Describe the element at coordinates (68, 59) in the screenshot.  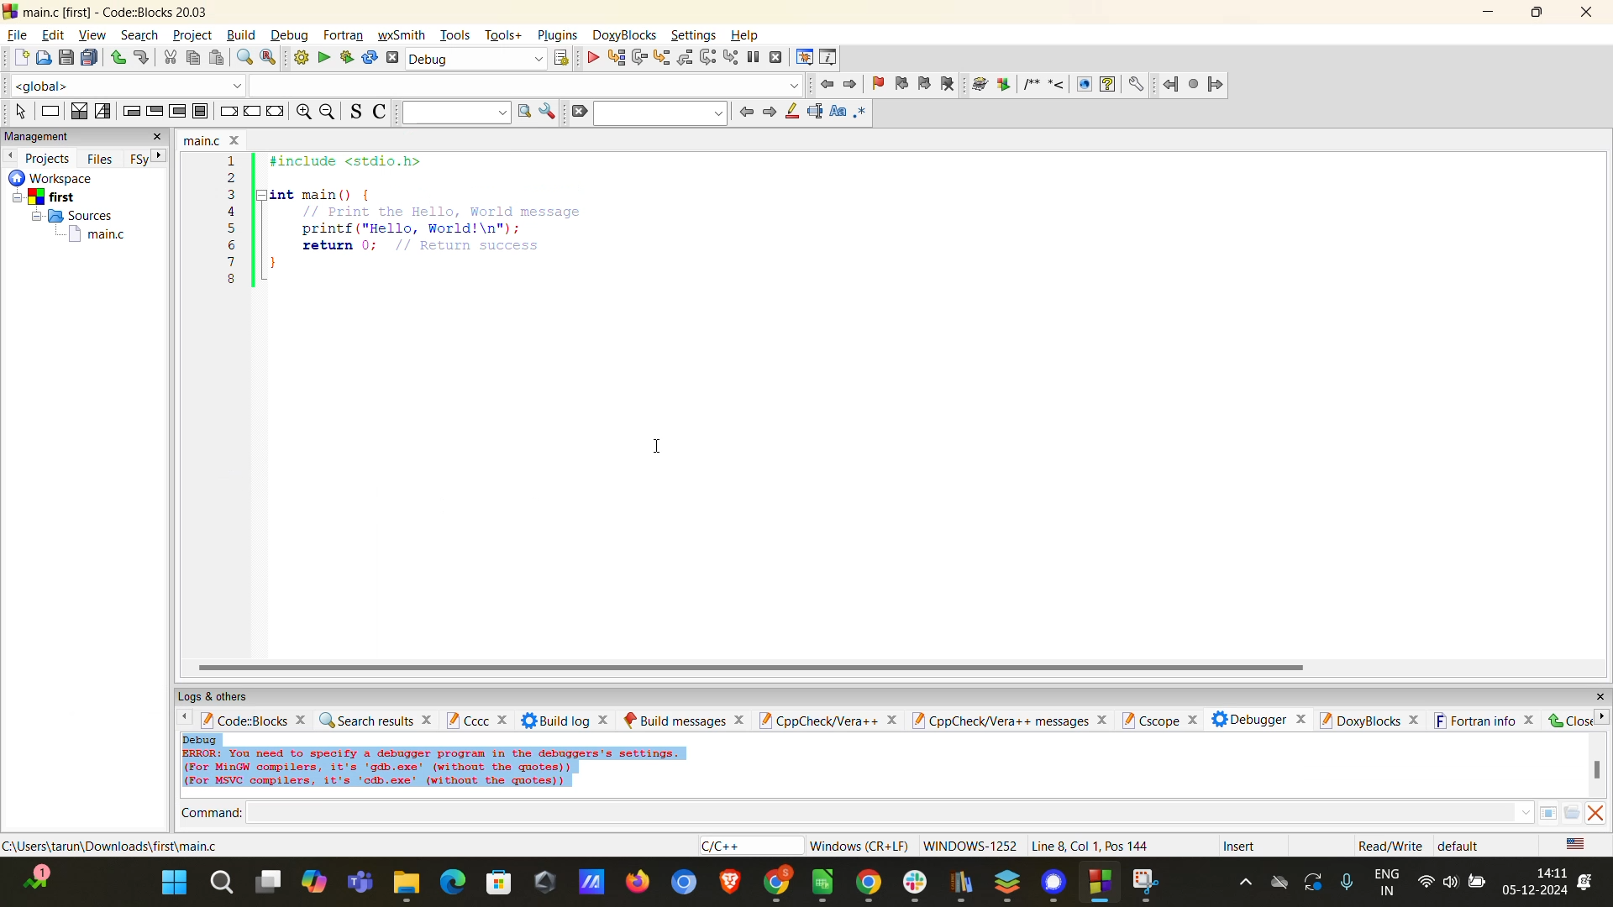
I see `save` at that location.